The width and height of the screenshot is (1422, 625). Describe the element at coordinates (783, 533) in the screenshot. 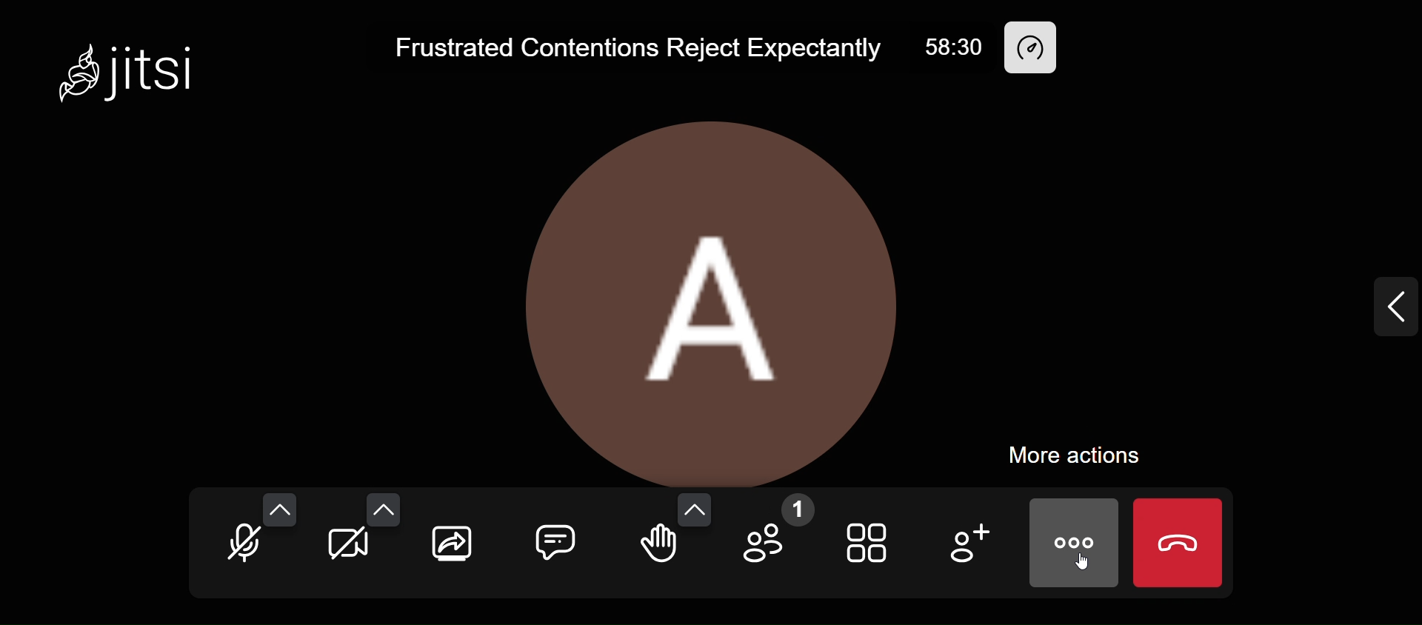

I see `participants` at that location.